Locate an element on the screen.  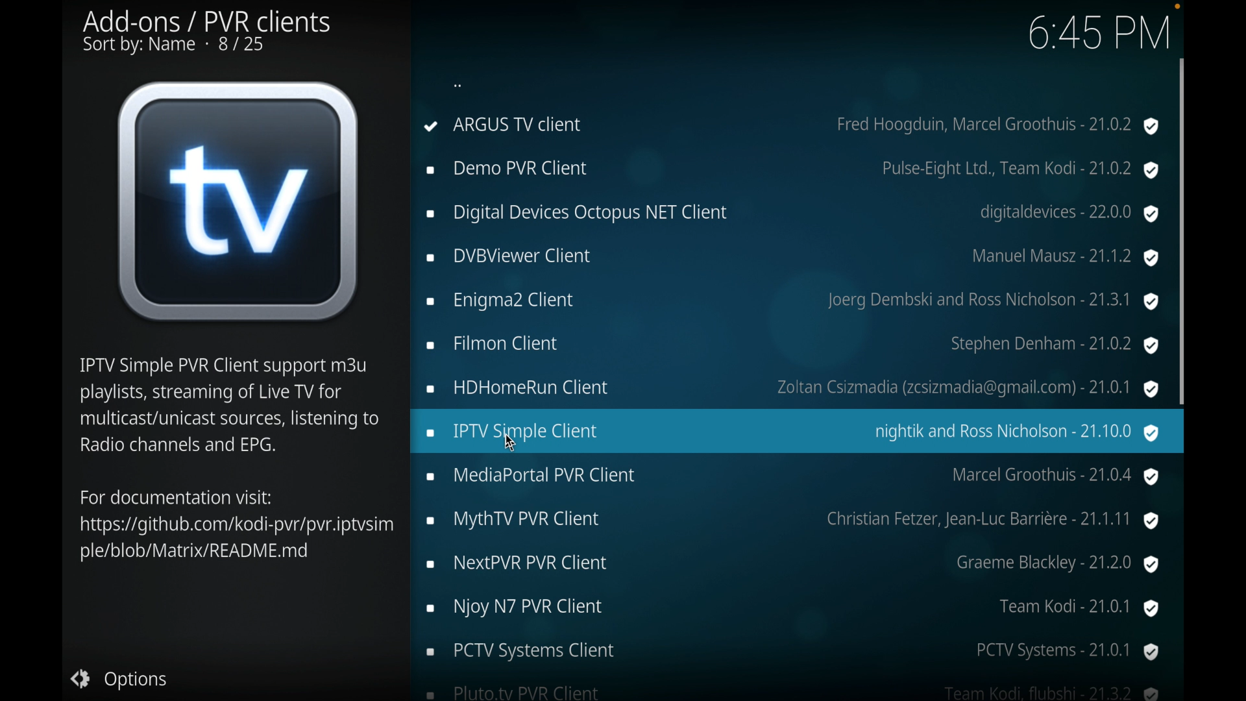
mediaportal PVR client is located at coordinates (793, 476).